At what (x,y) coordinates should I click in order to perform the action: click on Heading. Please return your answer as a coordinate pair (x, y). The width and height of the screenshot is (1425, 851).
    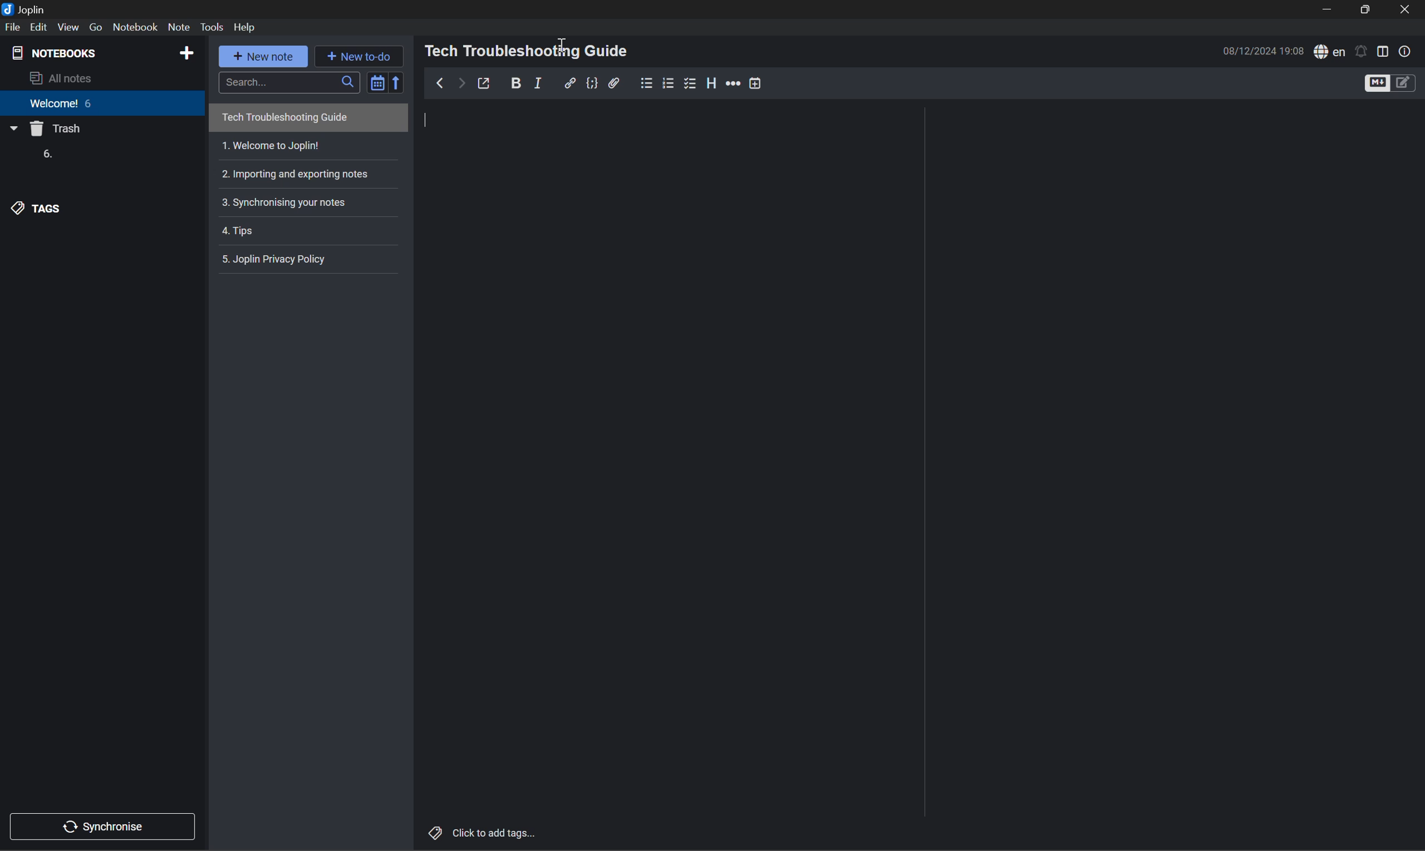
    Looking at the image, I should click on (712, 83).